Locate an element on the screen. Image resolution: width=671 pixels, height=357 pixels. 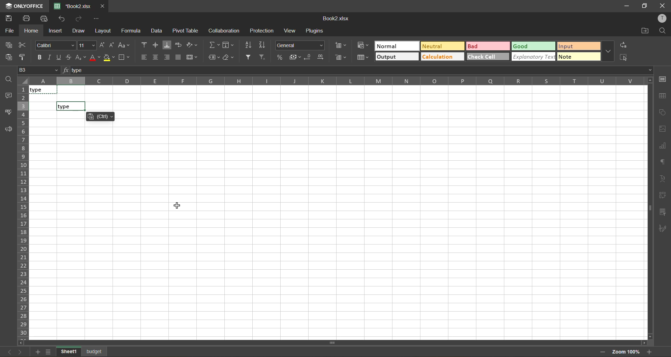
cell input is located at coordinates (340, 232).